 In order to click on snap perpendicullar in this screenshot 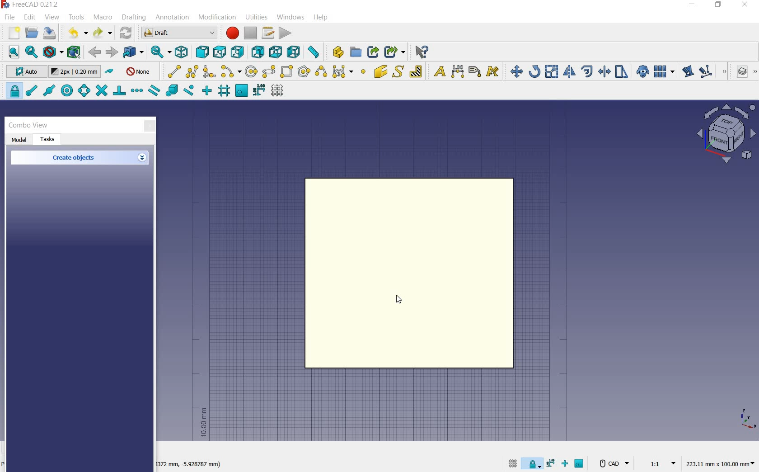, I will do `click(119, 90)`.